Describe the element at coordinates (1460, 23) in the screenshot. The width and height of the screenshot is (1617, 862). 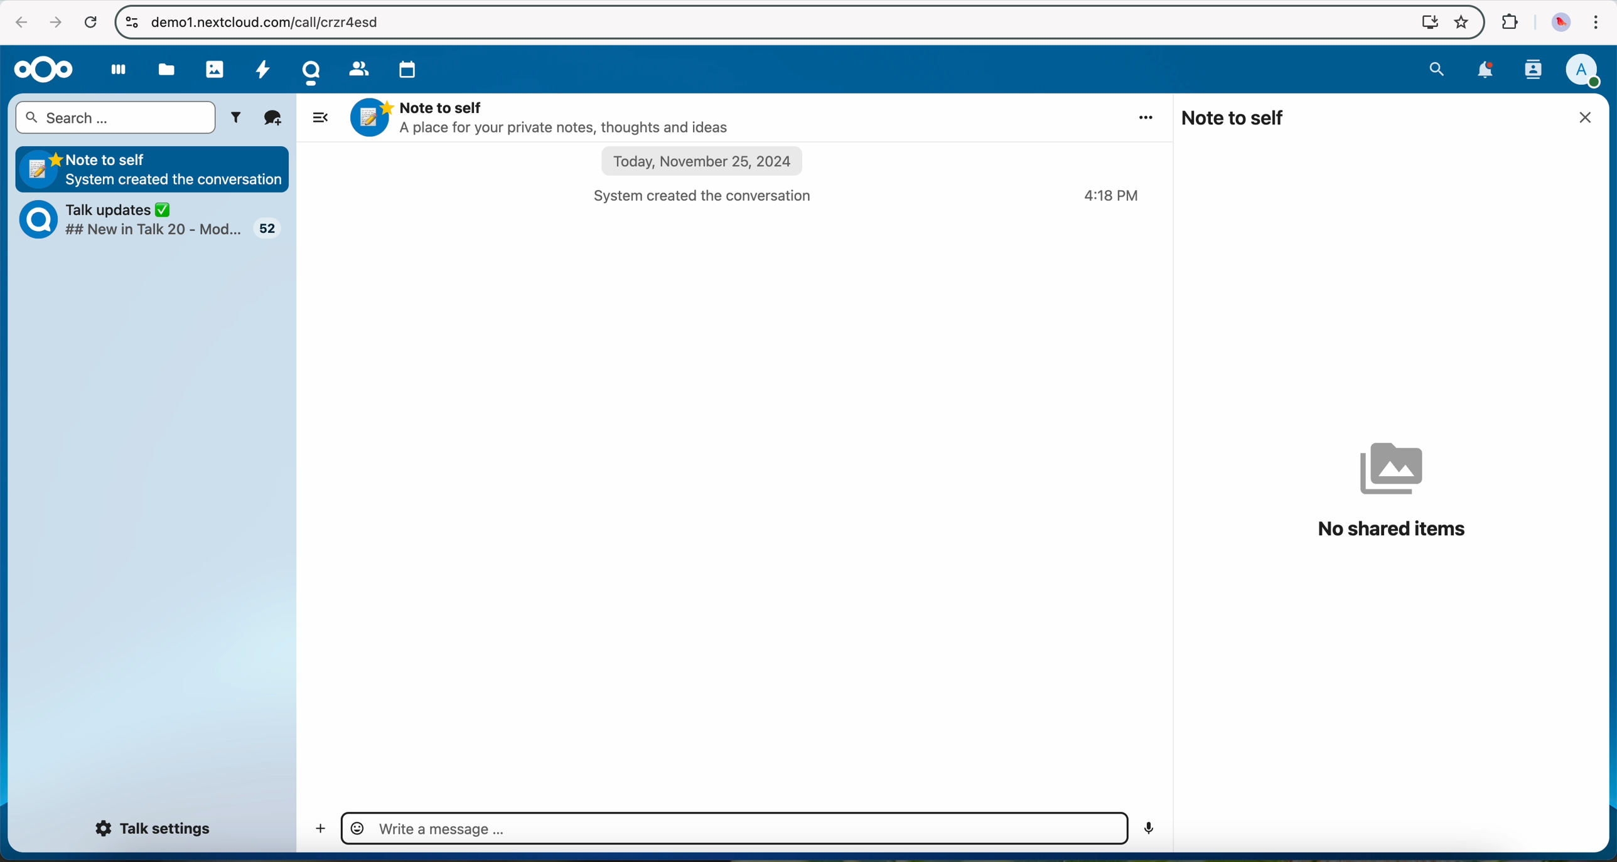
I see `favorites` at that location.